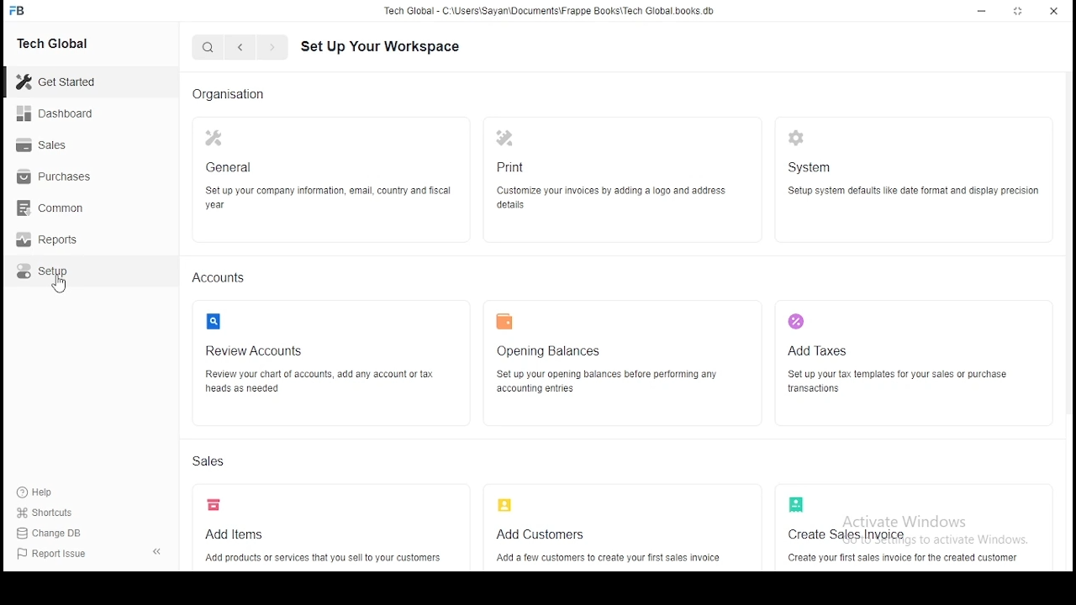  I want to click on go forward , so click(272, 49).